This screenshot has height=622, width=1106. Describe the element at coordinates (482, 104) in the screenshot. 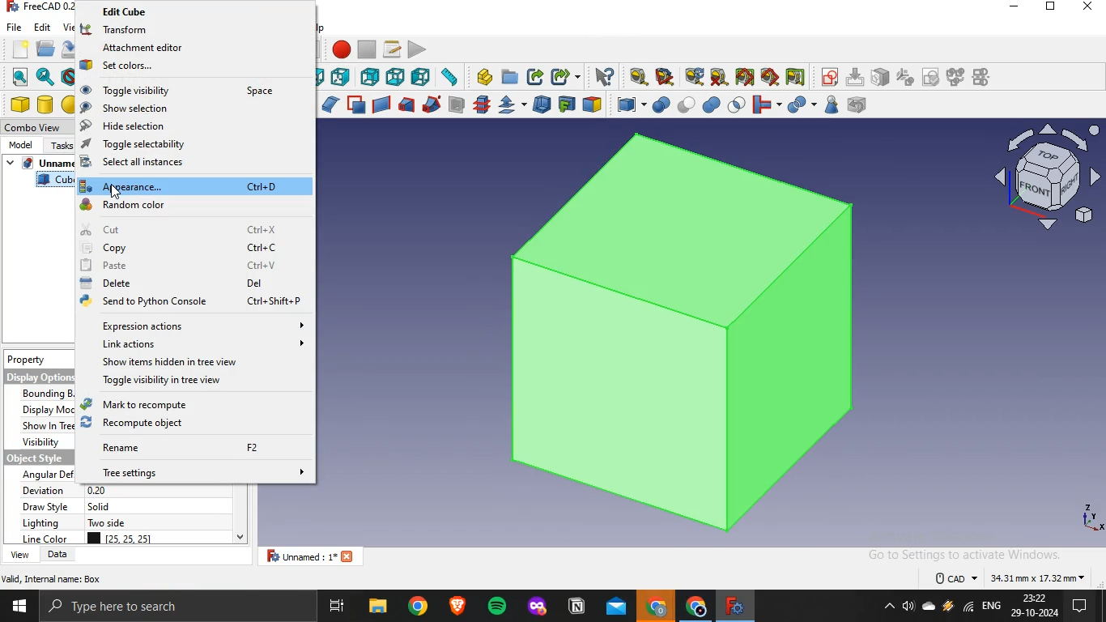

I see `crross section` at that location.